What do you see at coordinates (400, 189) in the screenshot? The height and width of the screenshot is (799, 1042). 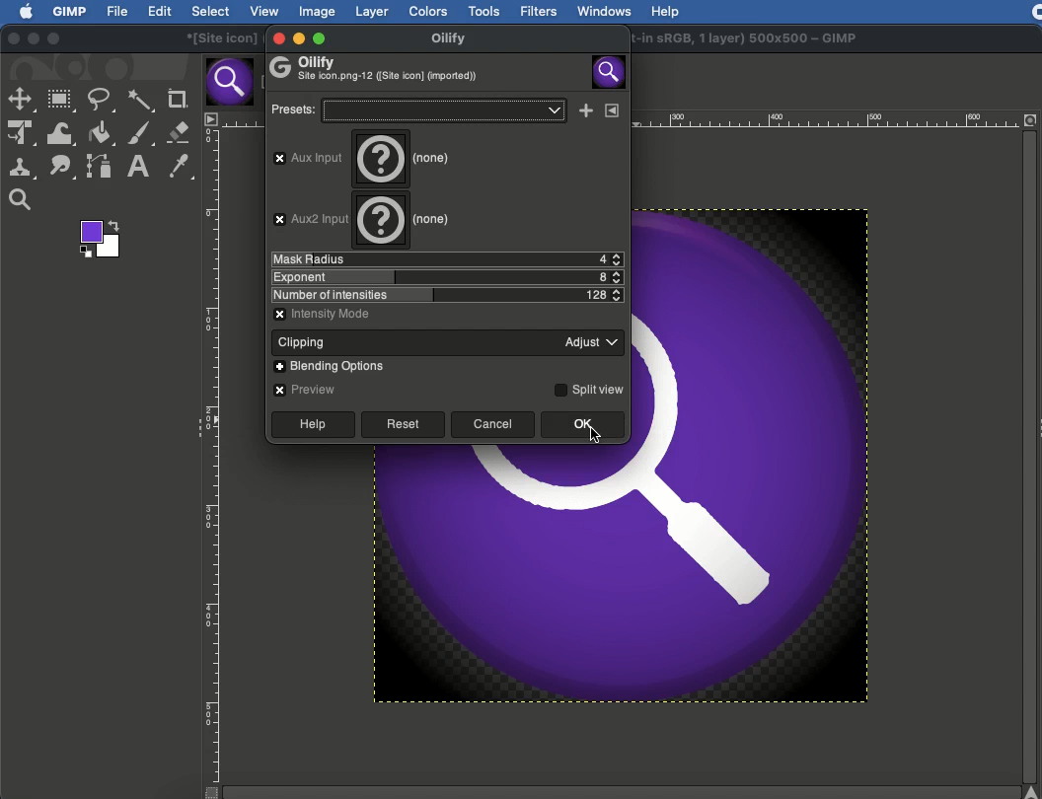 I see `None` at bounding box center [400, 189].